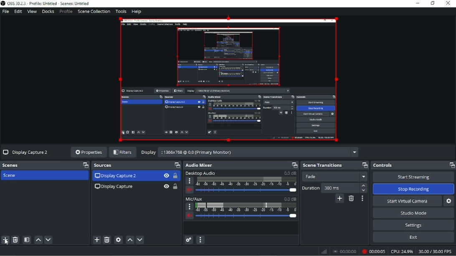 Image resolution: width=456 pixels, height=256 pixels. What do you see at coordinates (93, 12) in the screenshot?
I see `Scene collection` at bounding box center [93, 12].